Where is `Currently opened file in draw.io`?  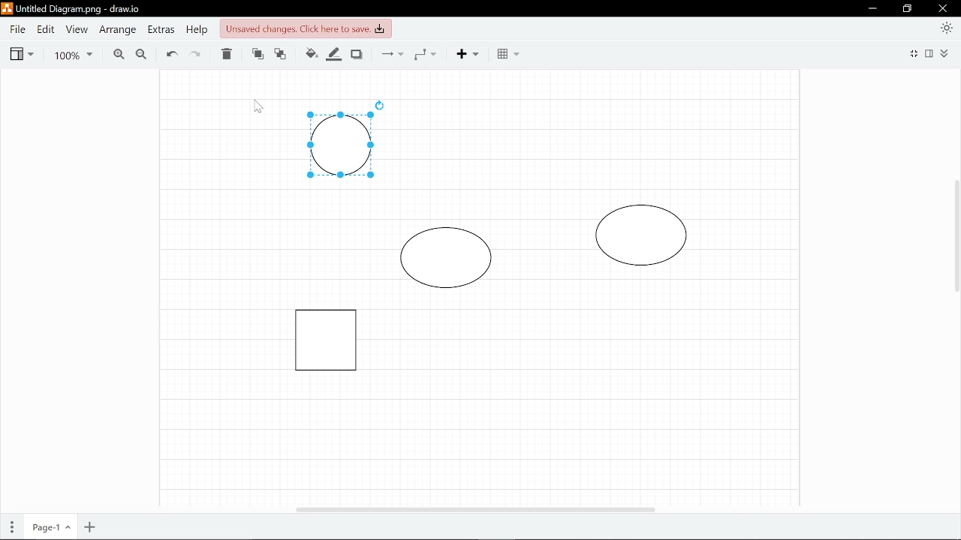 Currently opened file in draw.io is located at coordinates (74, 10).